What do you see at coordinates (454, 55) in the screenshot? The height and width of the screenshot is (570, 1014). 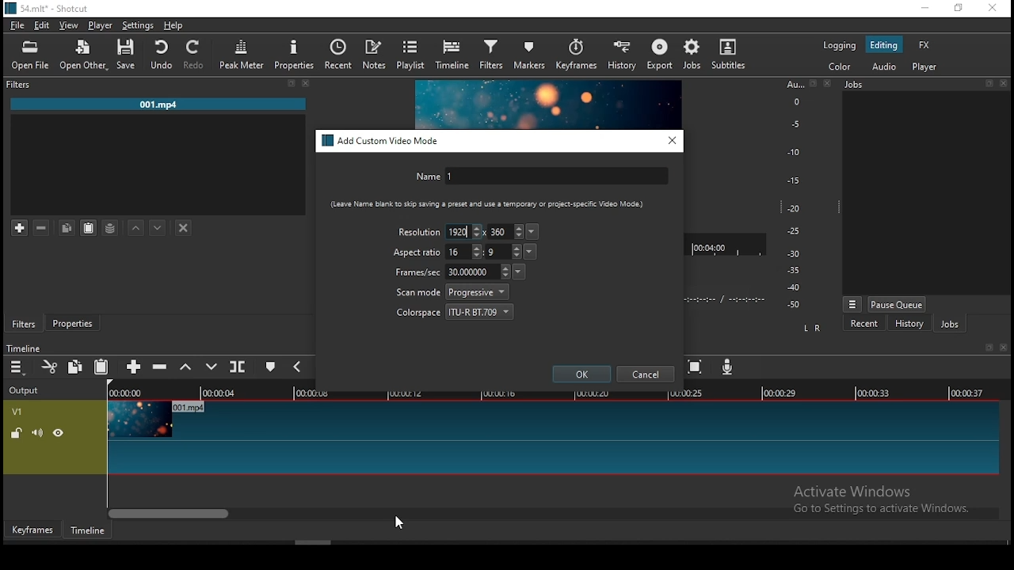 I see `timeline` at bounding box center [454, 55].